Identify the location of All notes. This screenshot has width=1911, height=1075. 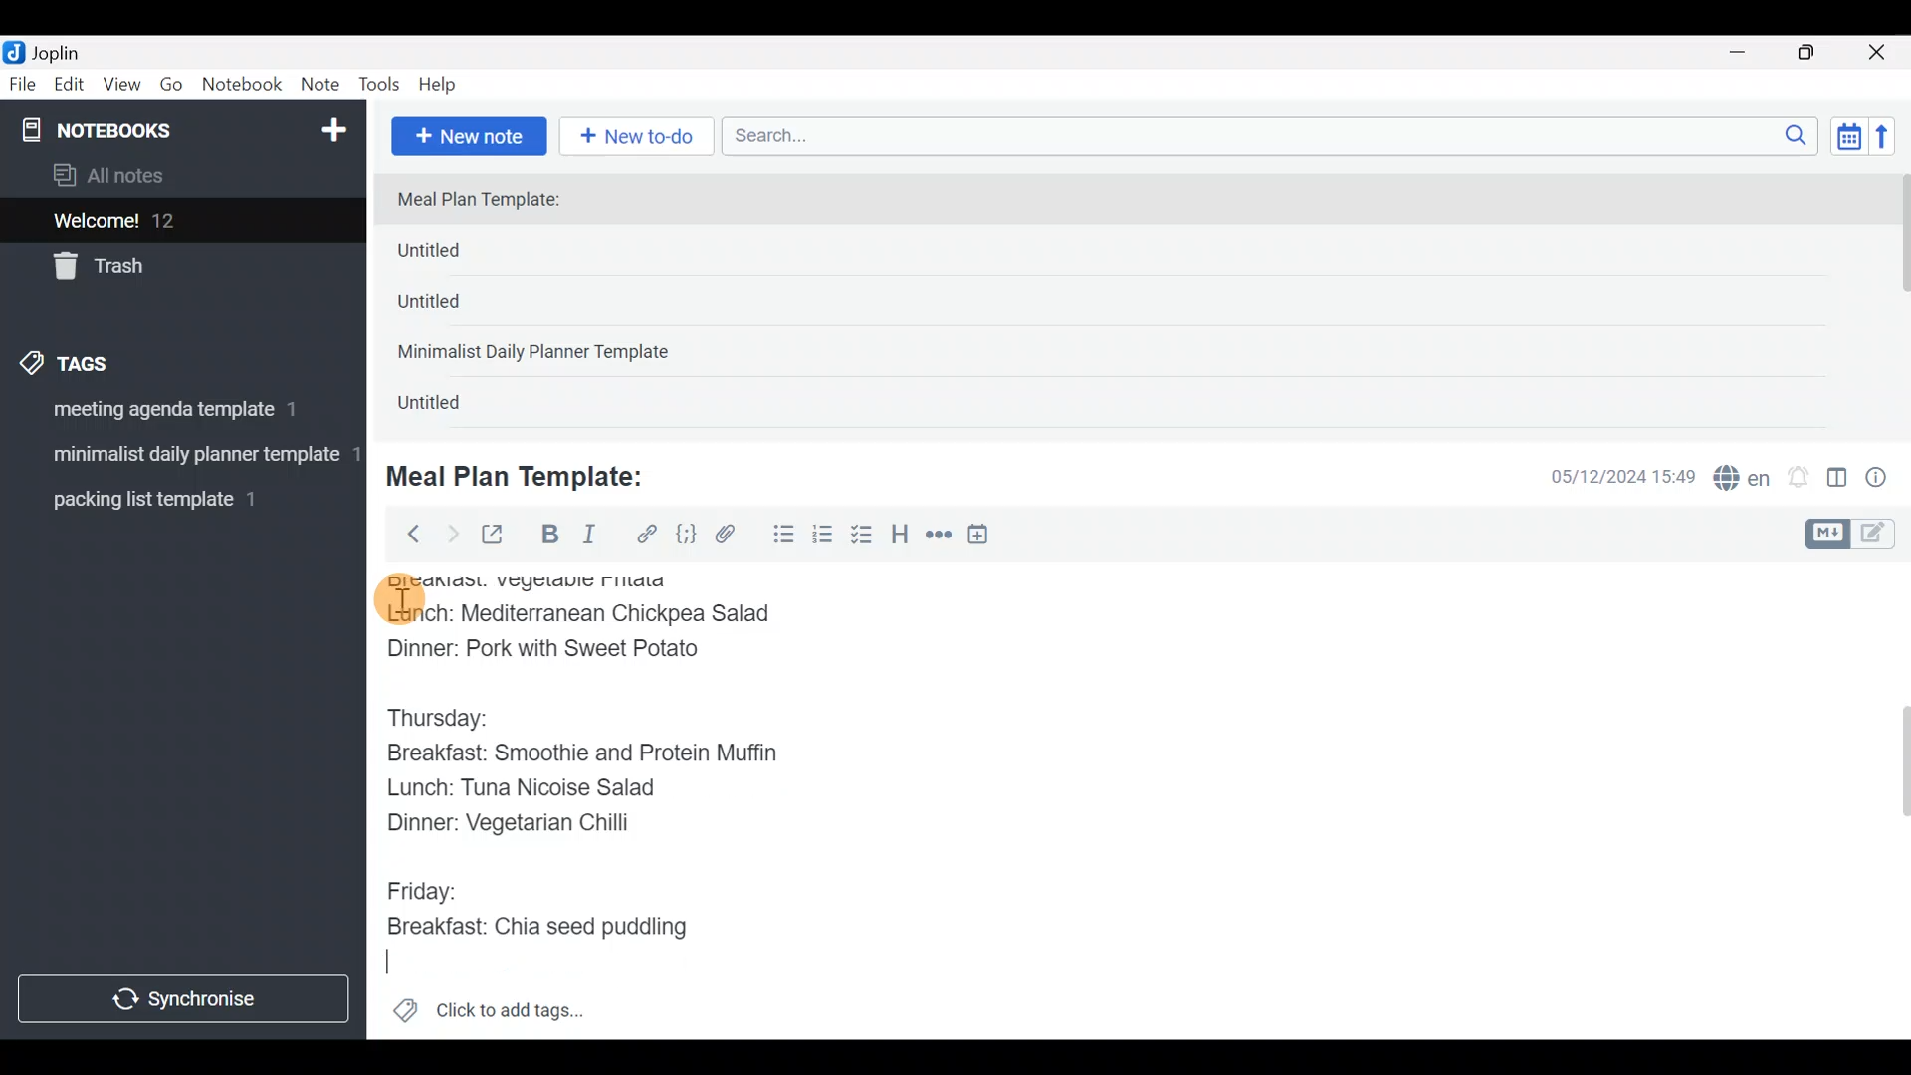
(178, 177).